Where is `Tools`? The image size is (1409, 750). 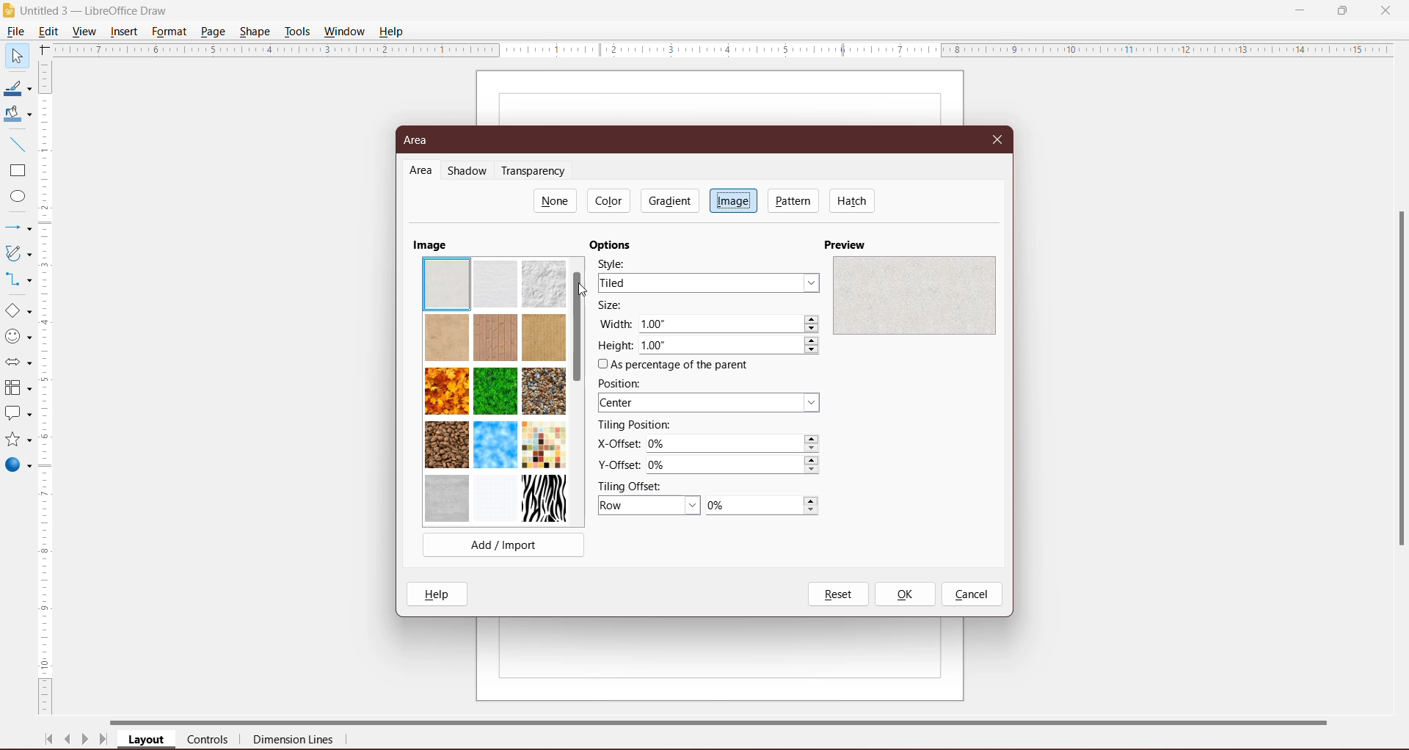 Tools is located at coordinates (297, 32).